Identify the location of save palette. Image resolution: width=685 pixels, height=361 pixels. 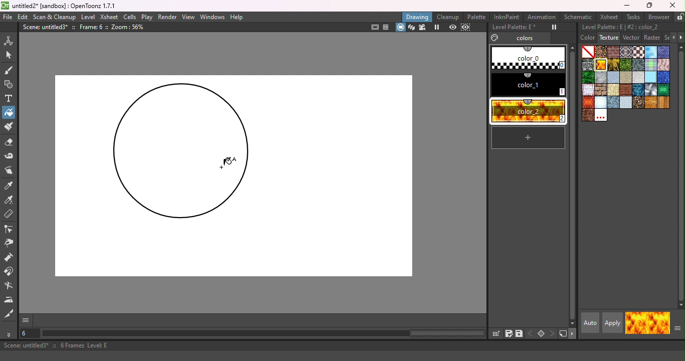
(520, 333).